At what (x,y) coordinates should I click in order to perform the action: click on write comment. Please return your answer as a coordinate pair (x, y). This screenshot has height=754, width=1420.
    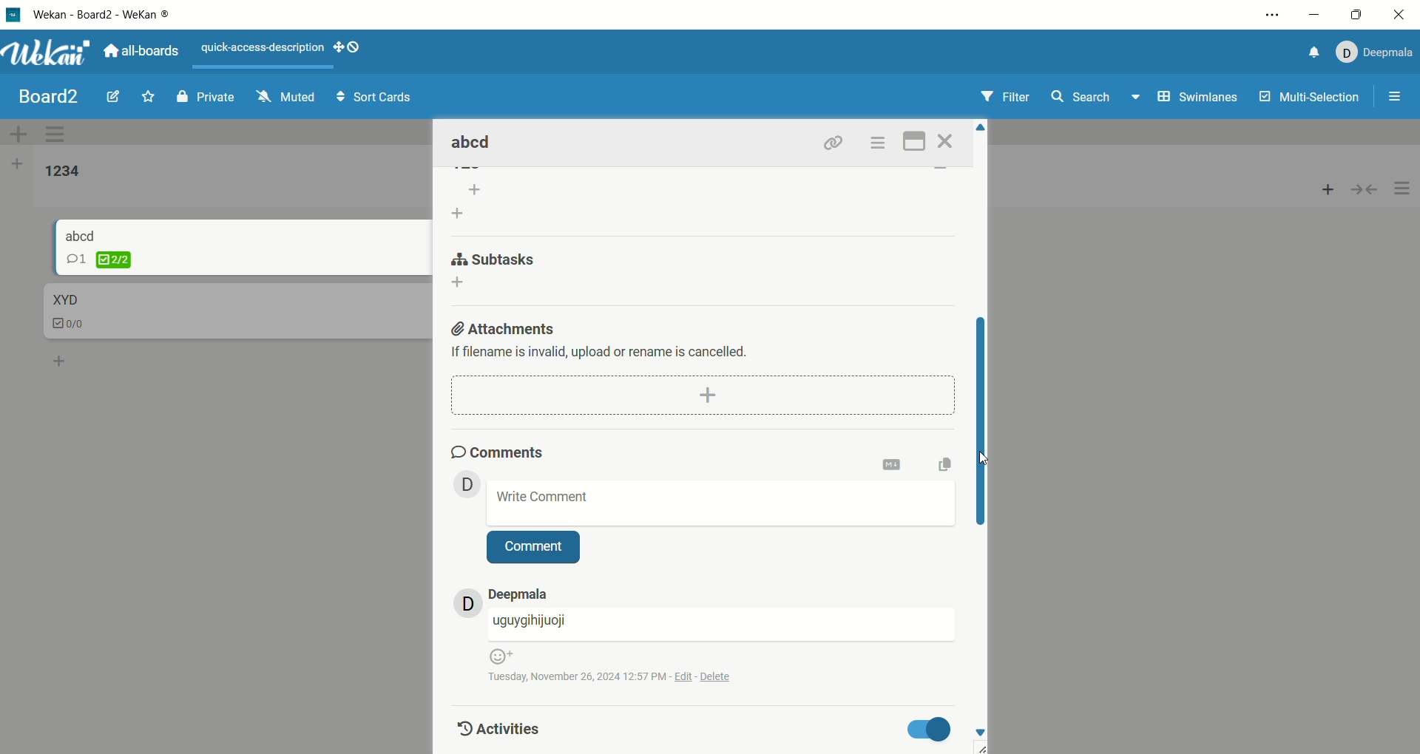
    Looking at the image, I should click on (722, 502).